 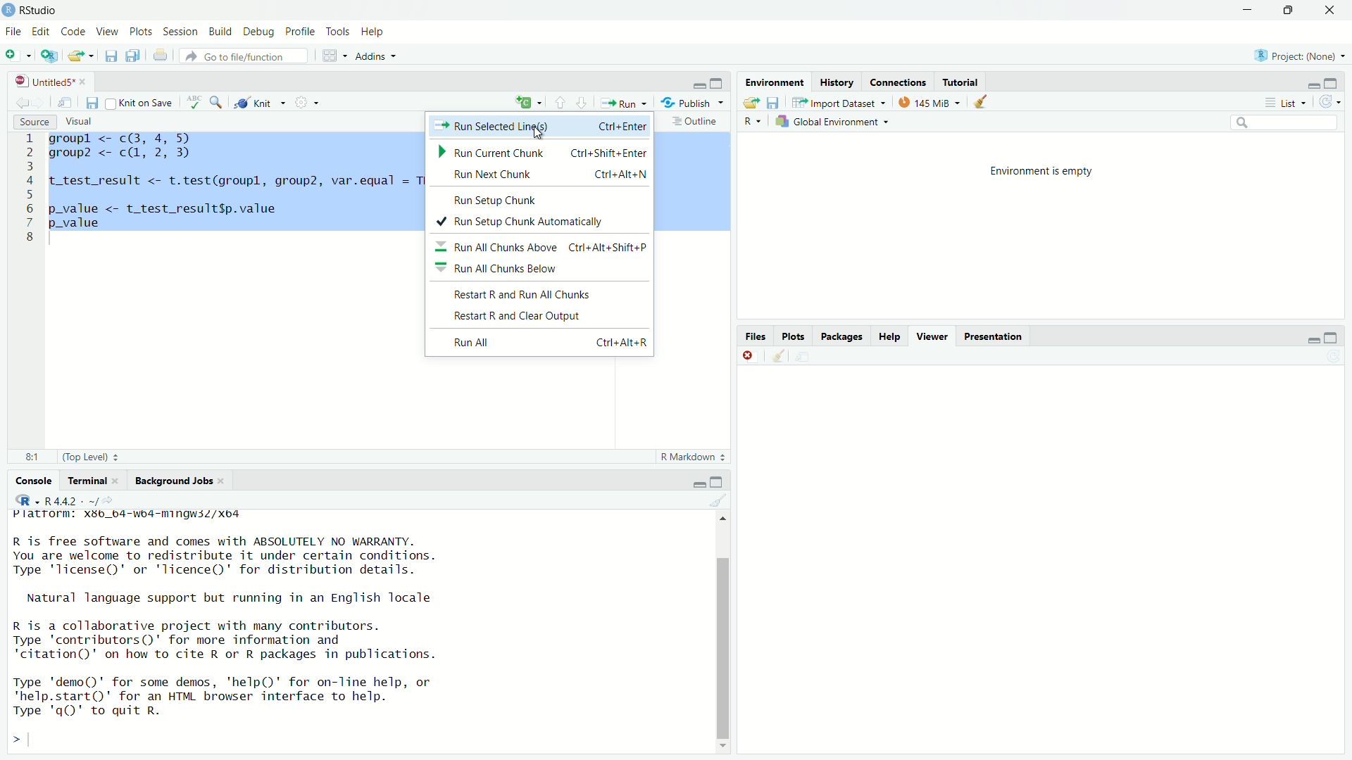 I want to click on minimise, so click(x=699, y=84).